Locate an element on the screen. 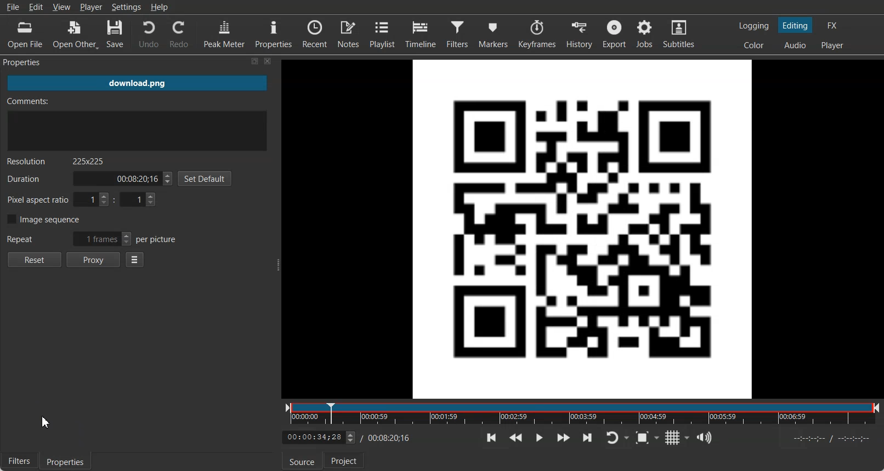 This screenshot has width=884, height=471. Show the volume control is located at coordinates (705, 438).